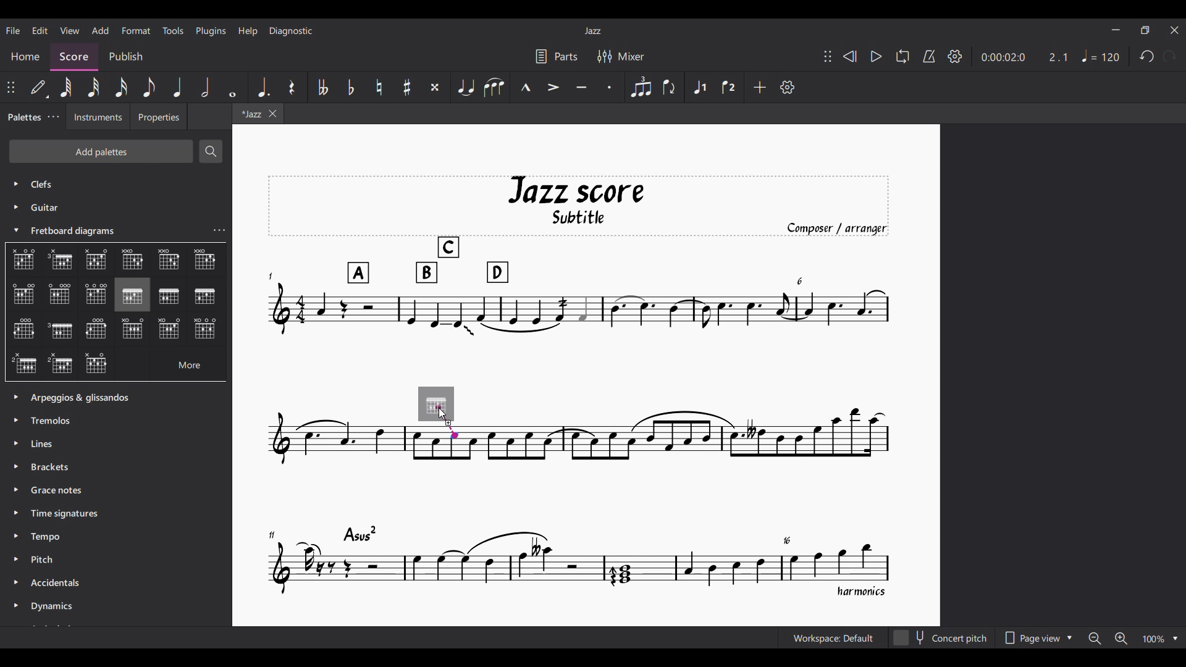 The width and height of the screenshot is (1186, 667). I want to click on Loop playback, so click(902, 56).